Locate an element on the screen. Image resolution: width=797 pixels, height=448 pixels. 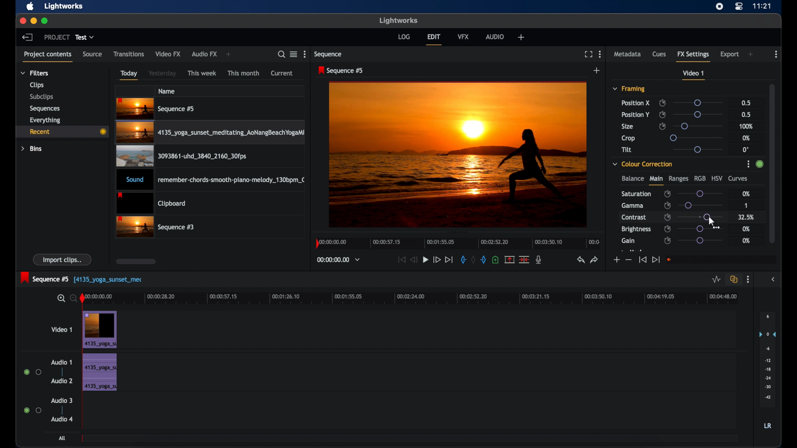
video preview is located at coordinates (457, 155).